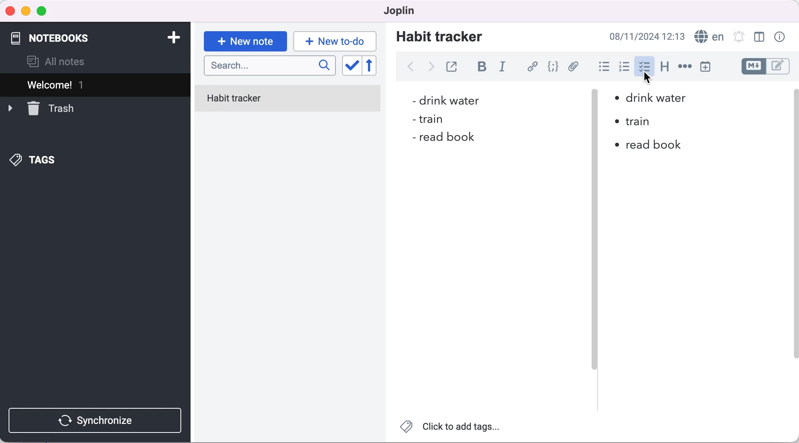 The width and height of the screenshot is (799, 443). I want to click on language, so click(708, 37).